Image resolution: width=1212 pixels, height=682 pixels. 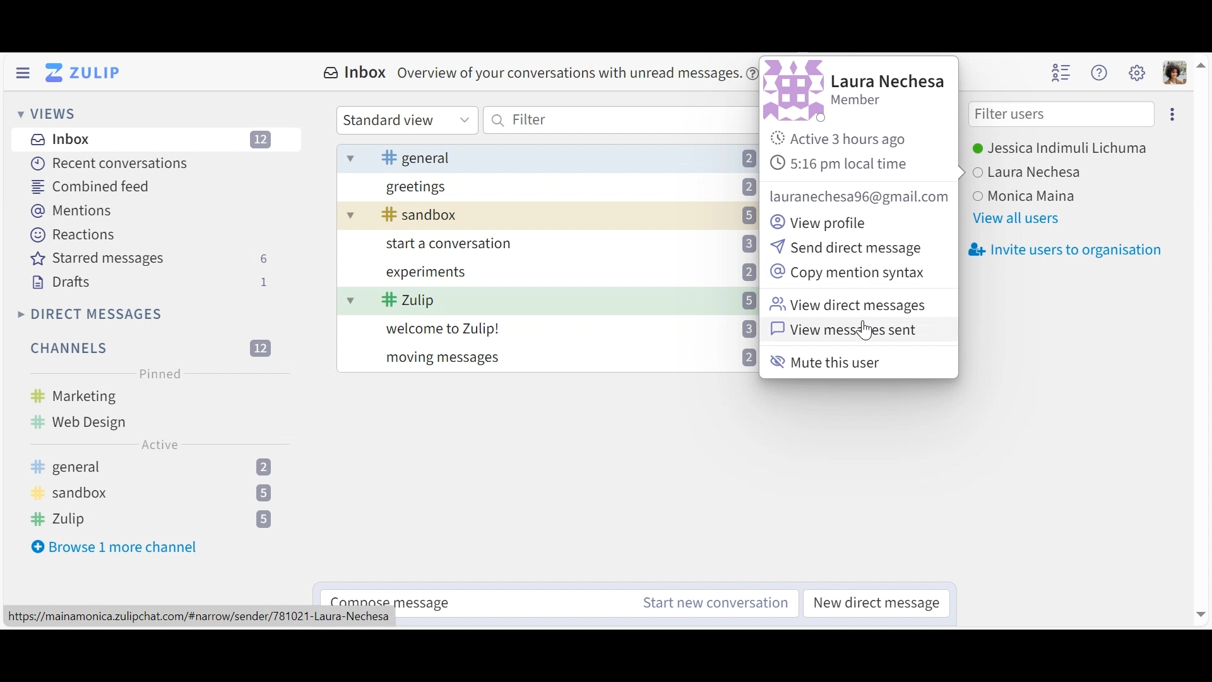 What do you see at coordinates (150, 259) in the screenshot?
I see `Starred messages` at bounding box center [150, 259].